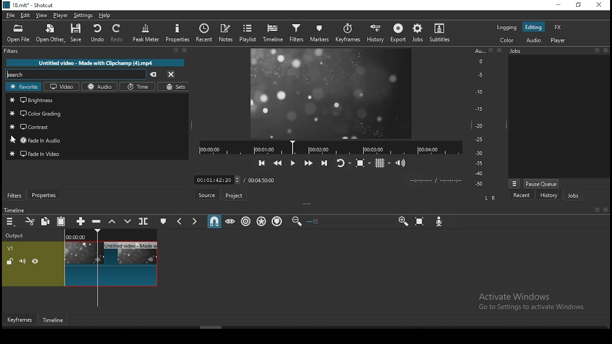 The image size is (612, 344). What do you see at coordinates (500, 50) in the screenshot?
I see `Close` at bounding box center [500, 50].